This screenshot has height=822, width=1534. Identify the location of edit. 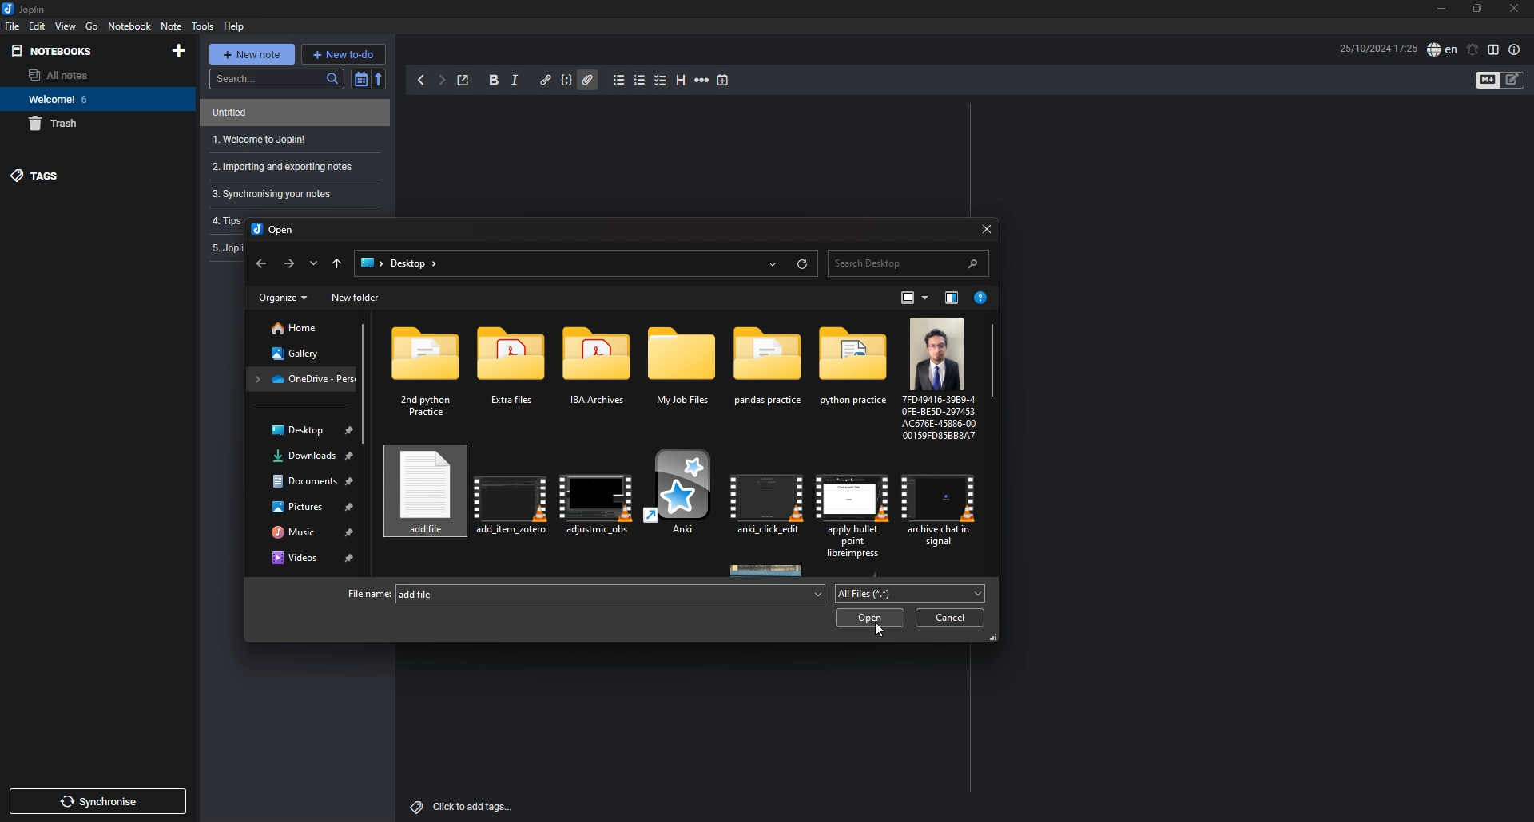
(38, 26).